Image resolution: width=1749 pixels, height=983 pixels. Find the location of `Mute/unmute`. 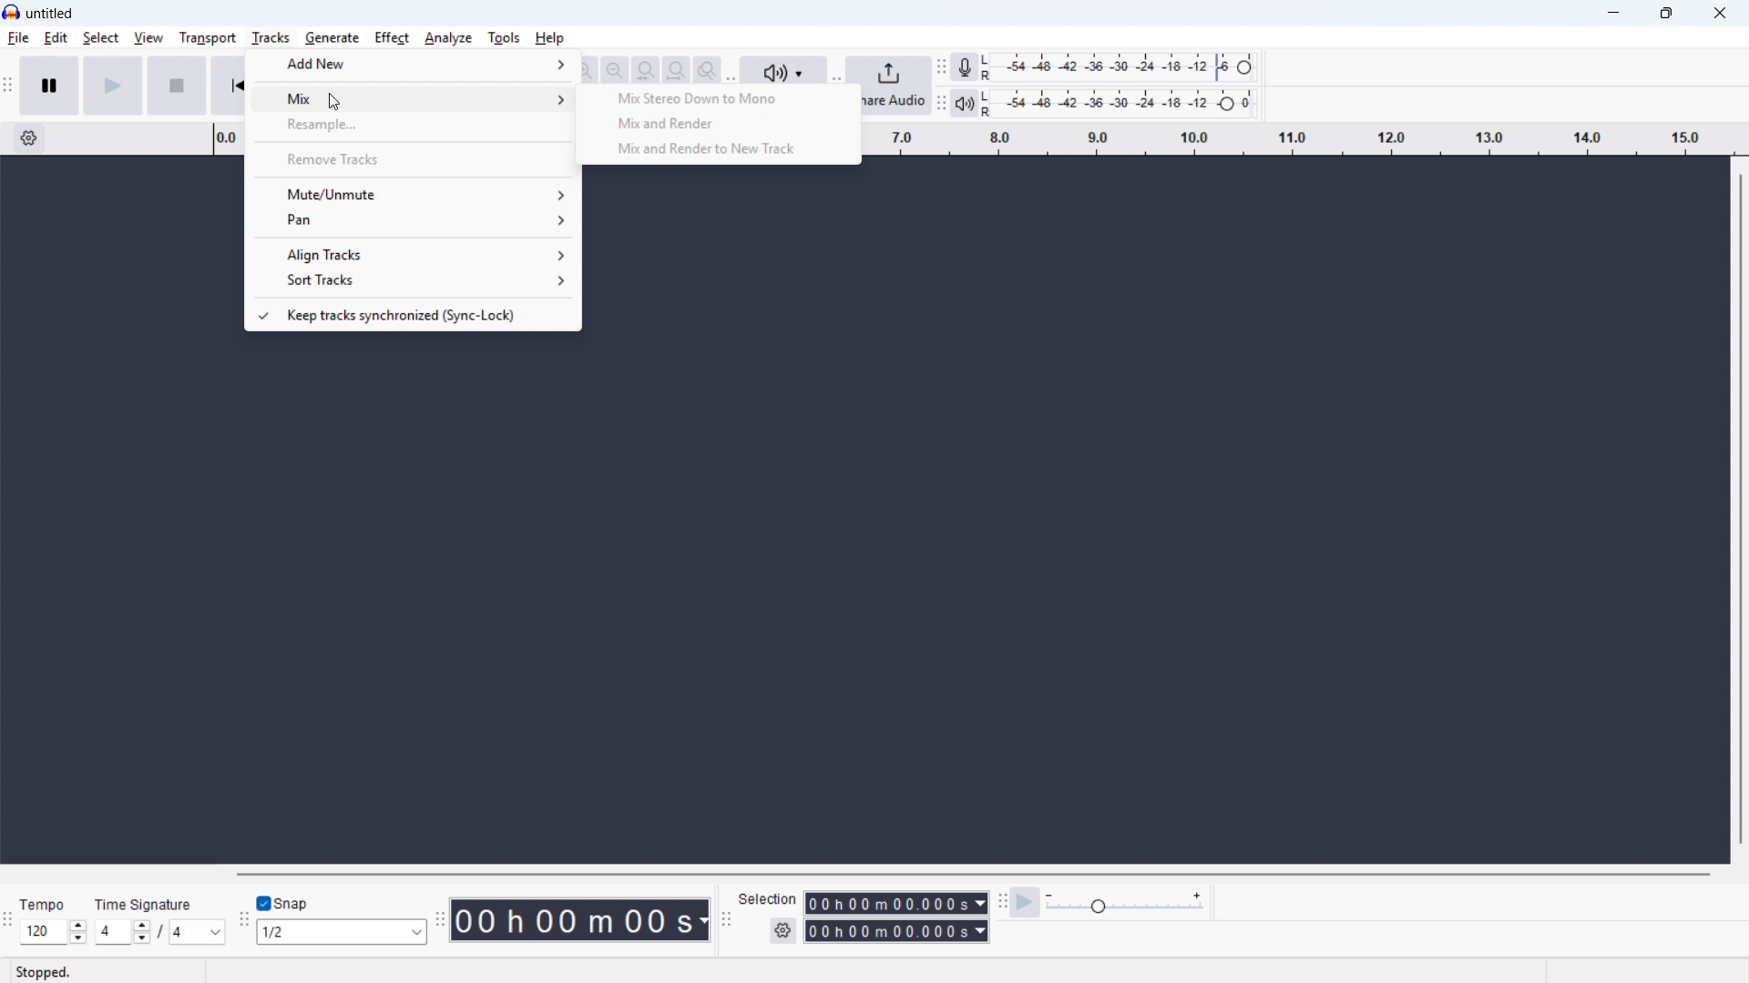

Mute/unmute is located at coordinates (412, 194).